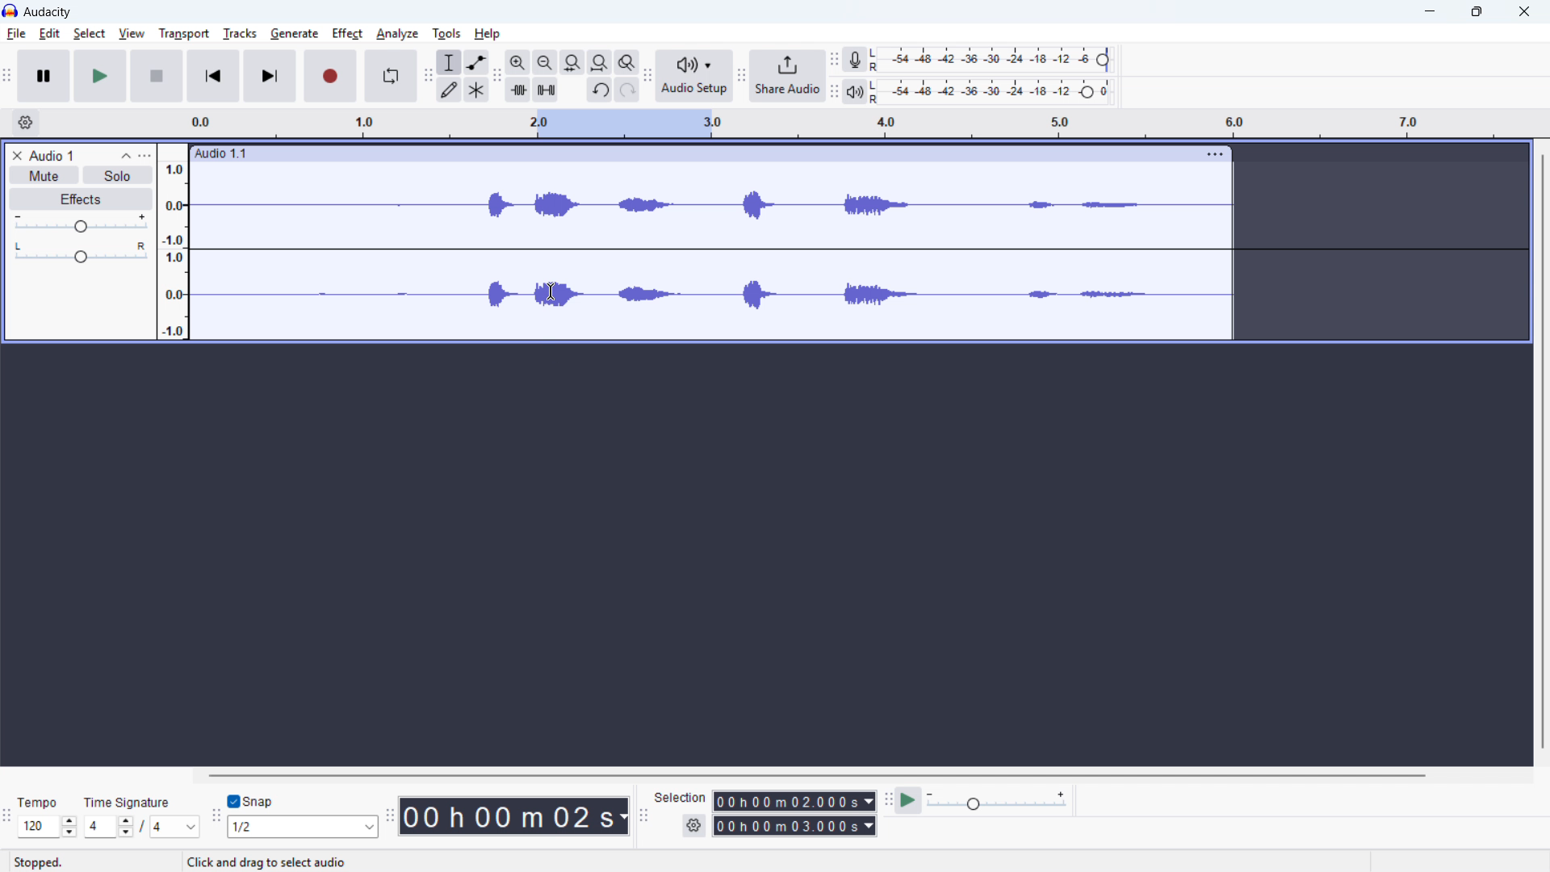 The width and height of the screenshot is (1550, 872). What do you see at coordinates (48, 12) in the screenshot?
I see `audacity` at bounding box center [48, 12].